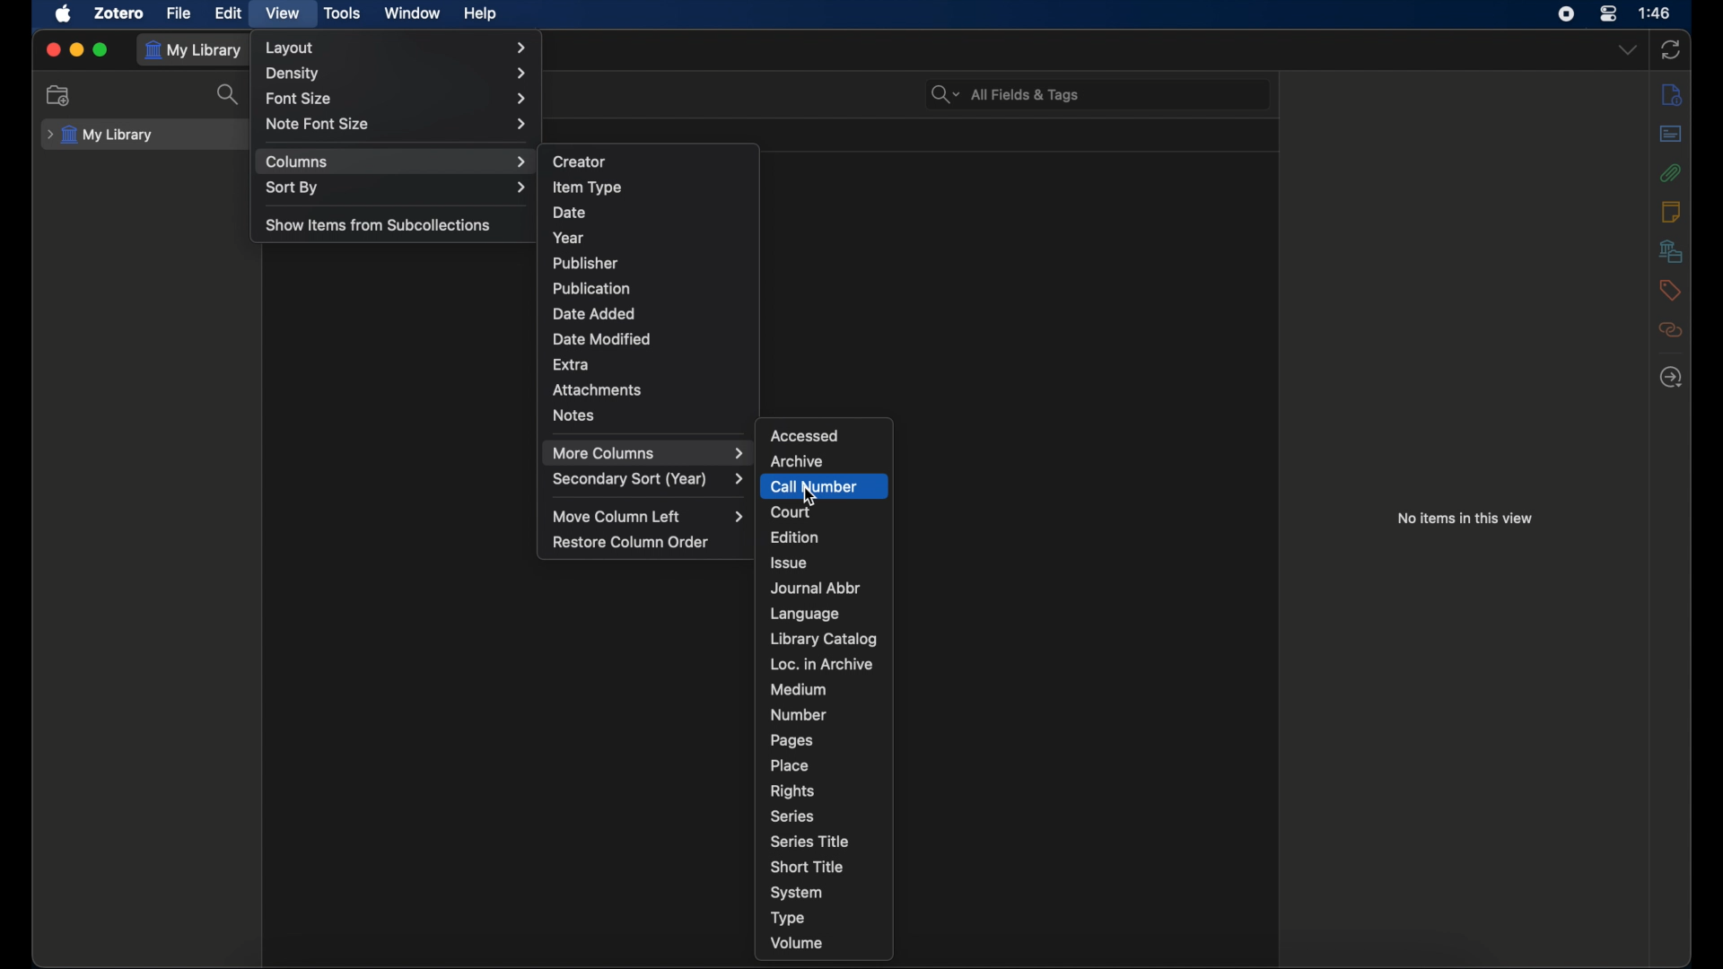 This screenshot has height=969, width=1723. Describe the element at coordinates (792, 816) in the screenshot. I see `series` at that location.